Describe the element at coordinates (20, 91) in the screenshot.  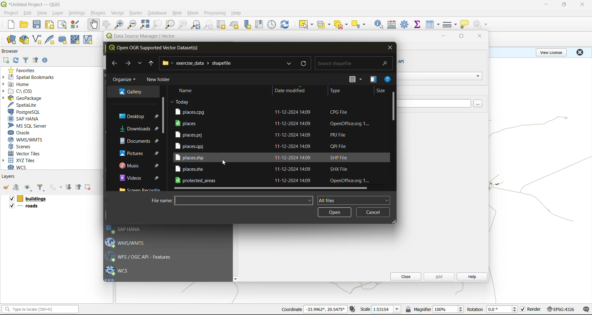
I see `c\:os` at that location.